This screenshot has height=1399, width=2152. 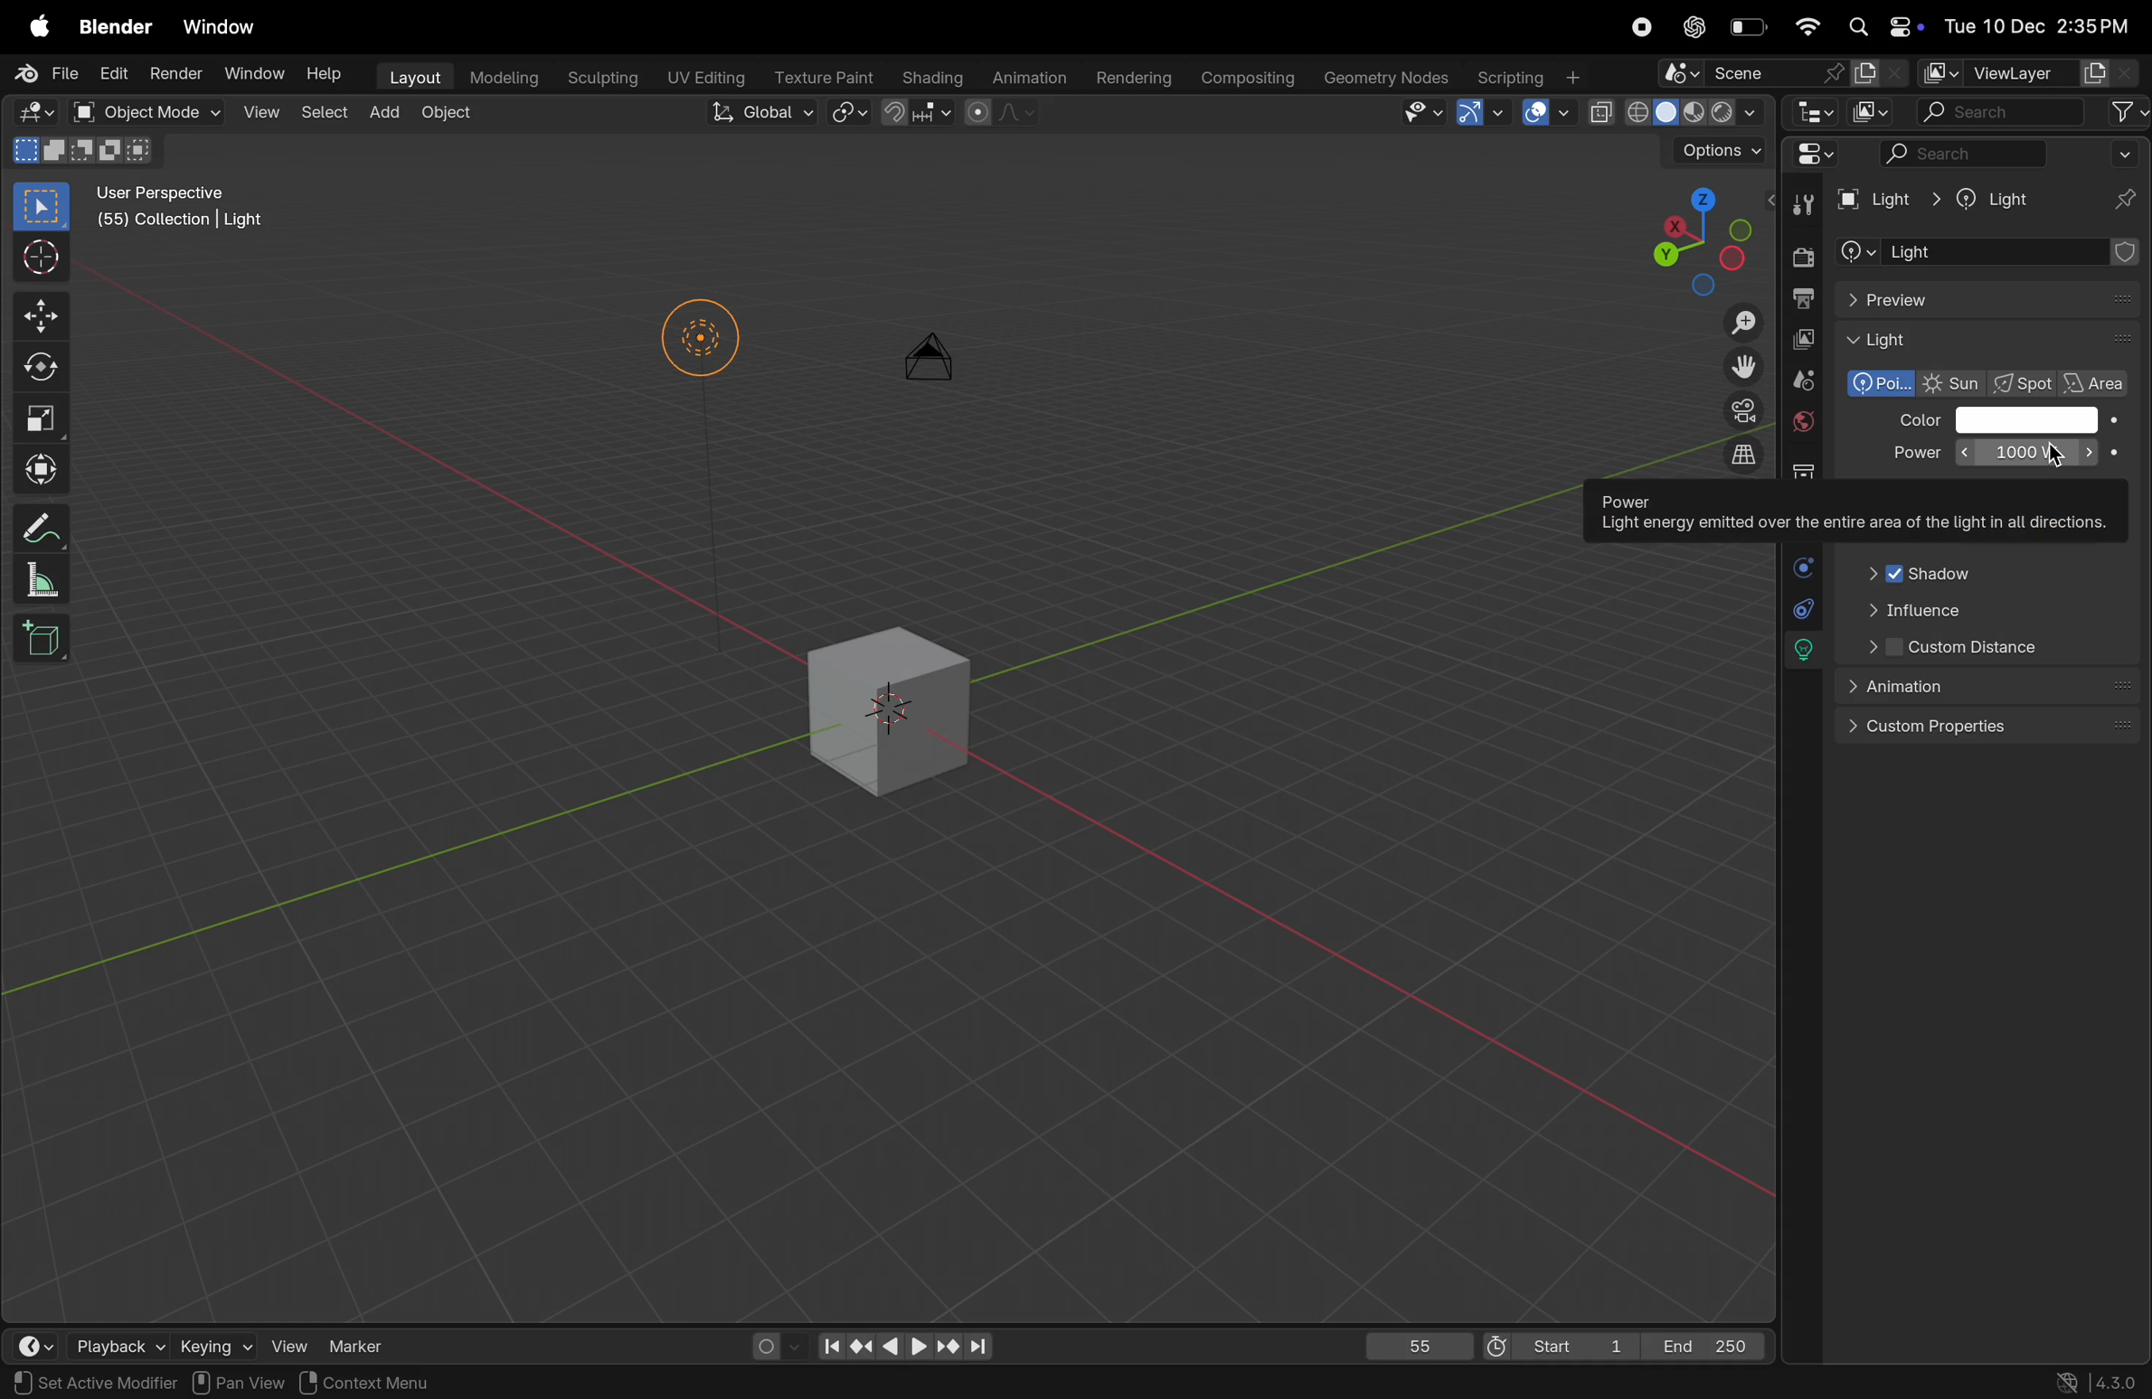 What do you see at coordinates (223, 26) in the screenshot?
I see `window` at bounding box center [223, 26].